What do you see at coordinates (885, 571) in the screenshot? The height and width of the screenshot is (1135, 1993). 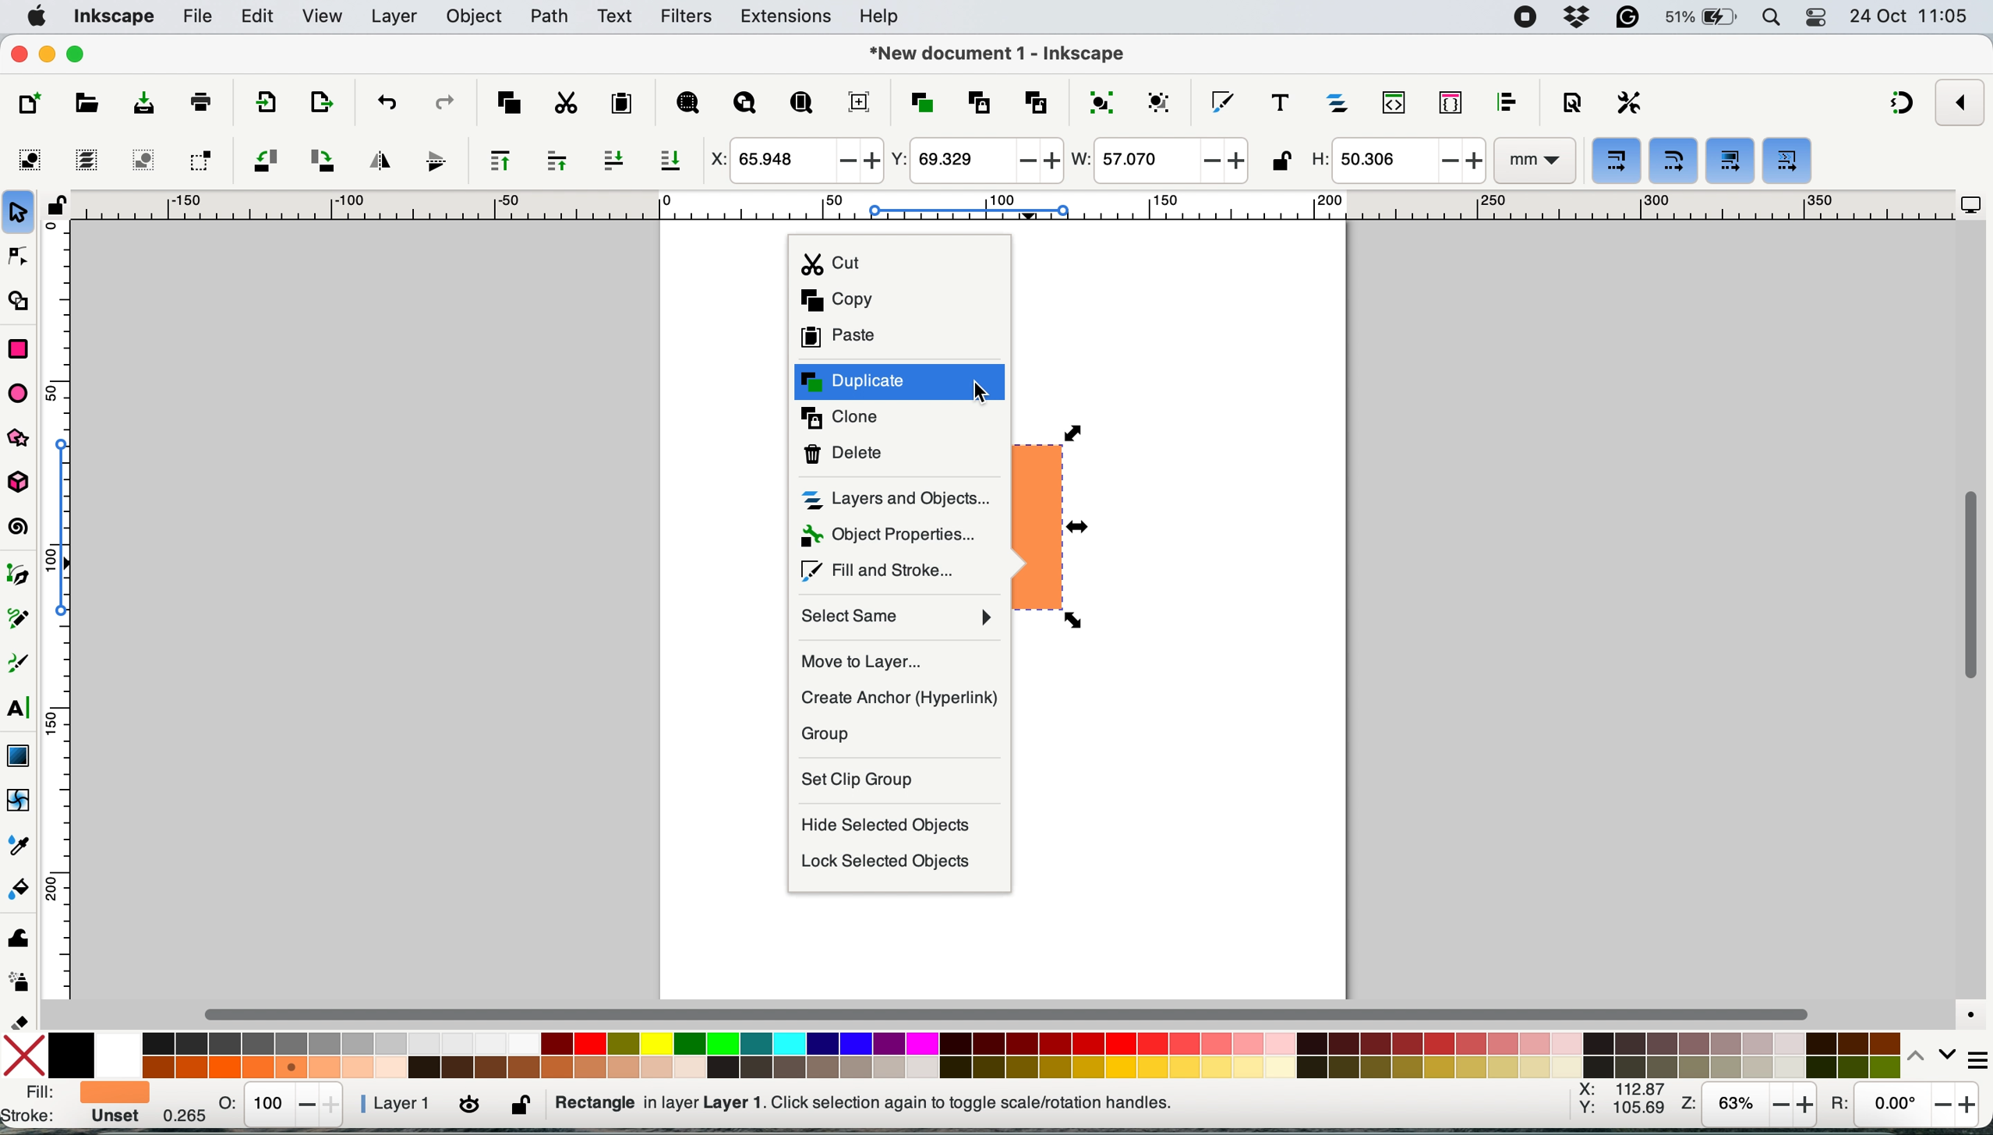 I see `fill and stroke` at bounding box center [885, 571].